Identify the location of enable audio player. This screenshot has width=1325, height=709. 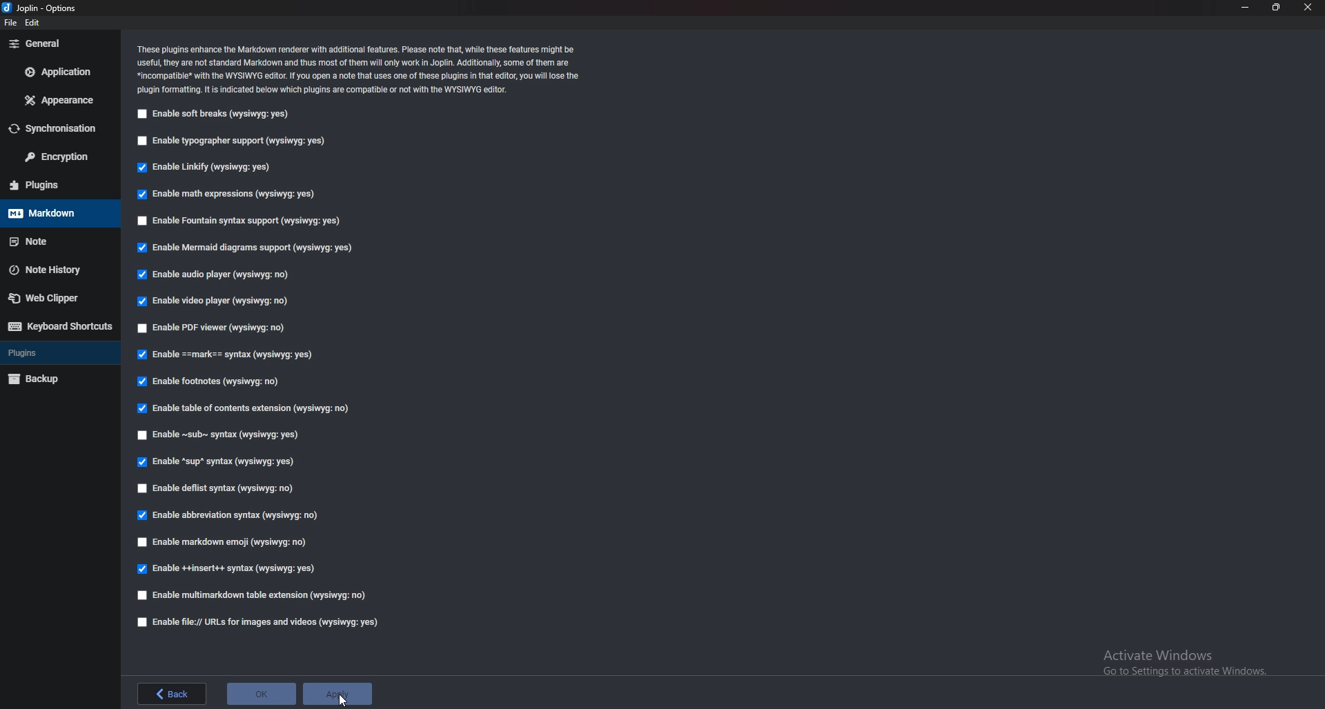
(220, 274).